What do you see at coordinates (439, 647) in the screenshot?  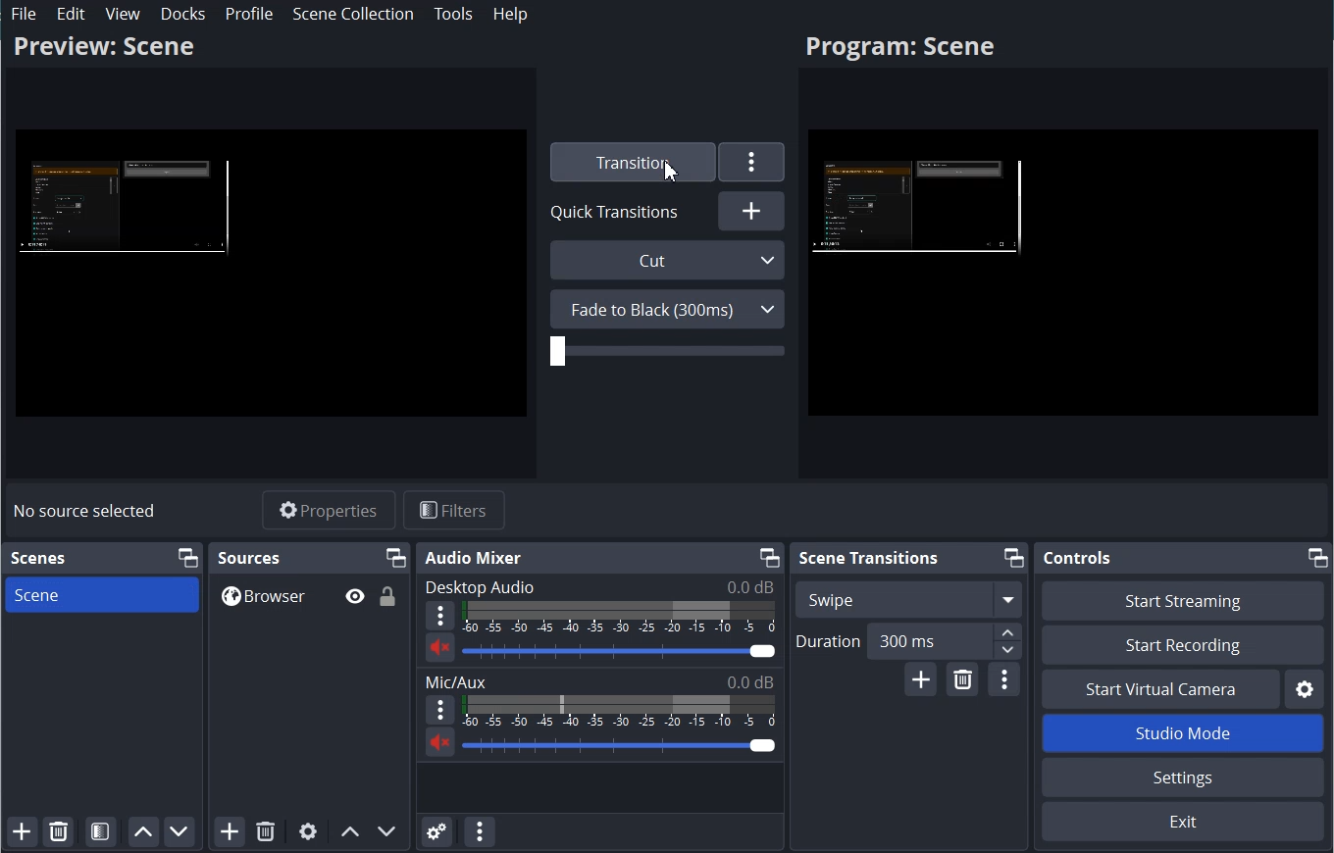 I see `Sound` at bounding box center [439, 647].